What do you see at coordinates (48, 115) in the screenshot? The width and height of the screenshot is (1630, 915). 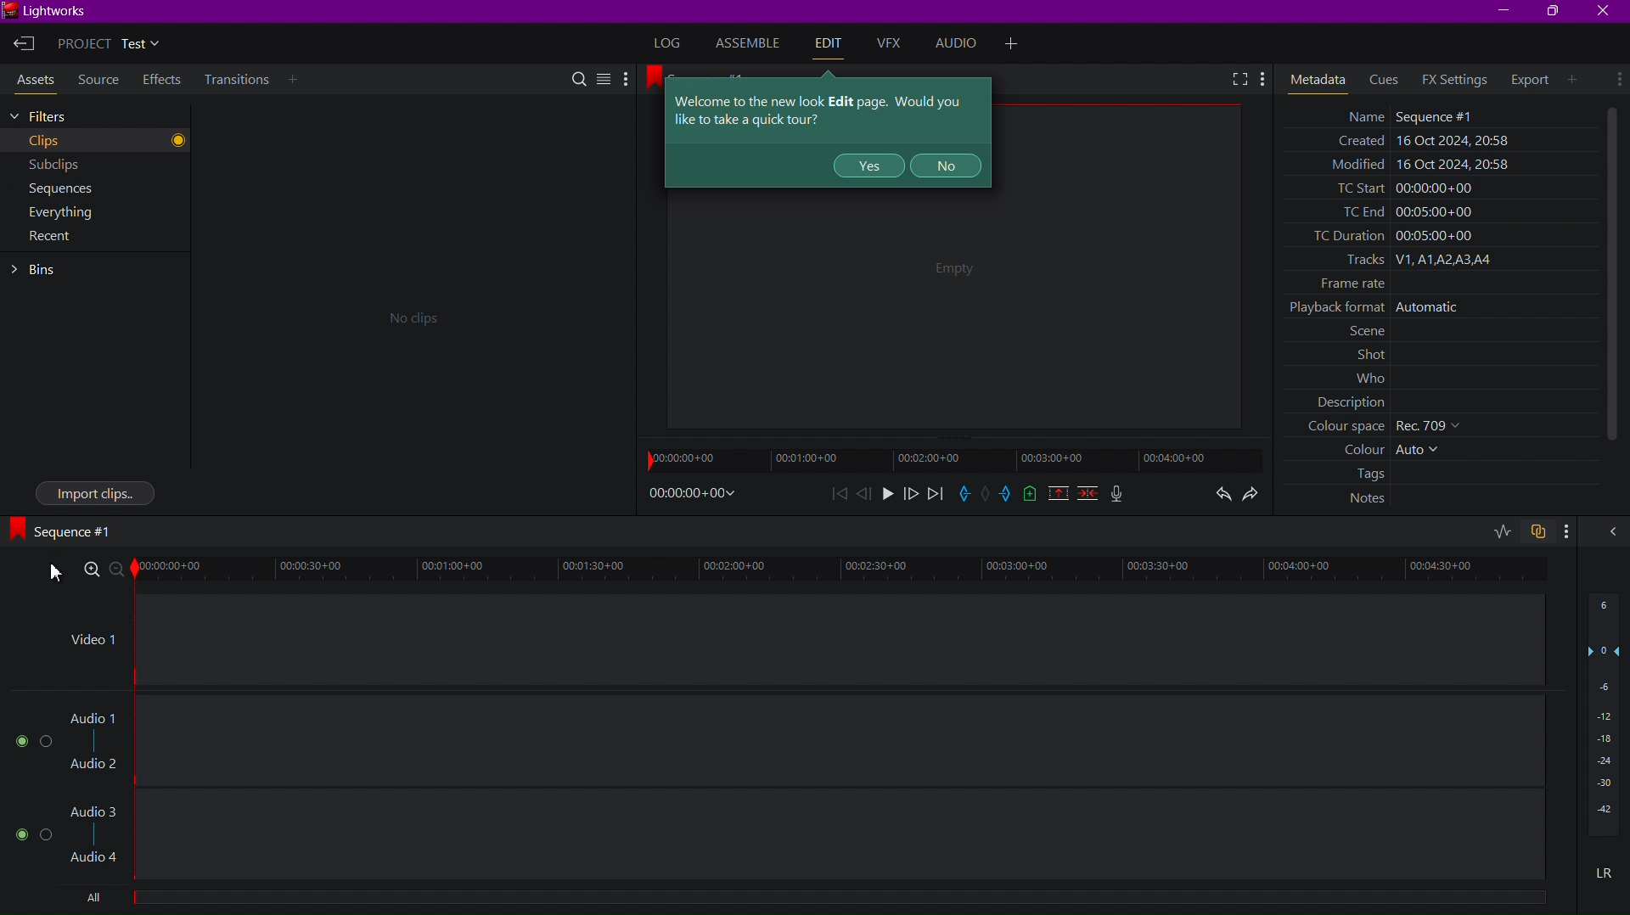 I see `Filters` at bounding box center [48, 115].